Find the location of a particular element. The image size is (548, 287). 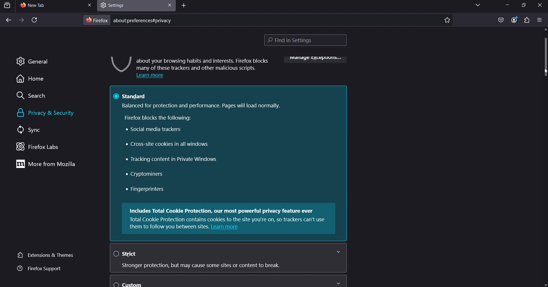

them to follow you between sites. is located at coordinates (169, 227).